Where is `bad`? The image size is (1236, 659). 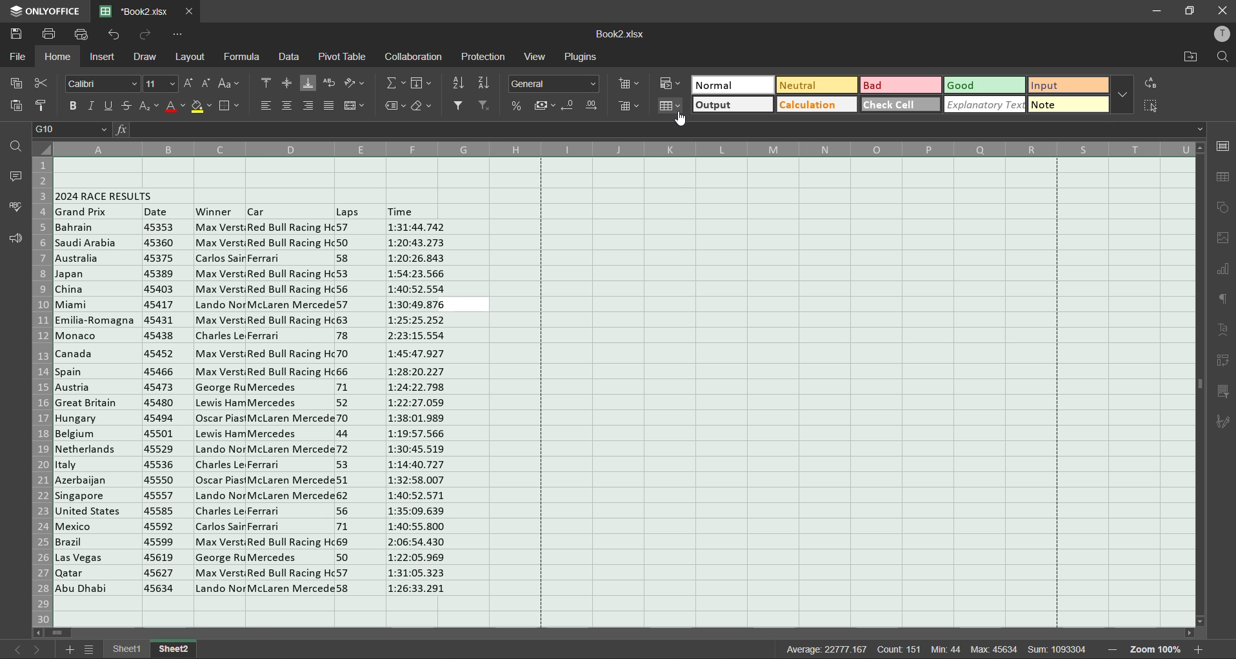 bad is located at coordinates (899, 86).